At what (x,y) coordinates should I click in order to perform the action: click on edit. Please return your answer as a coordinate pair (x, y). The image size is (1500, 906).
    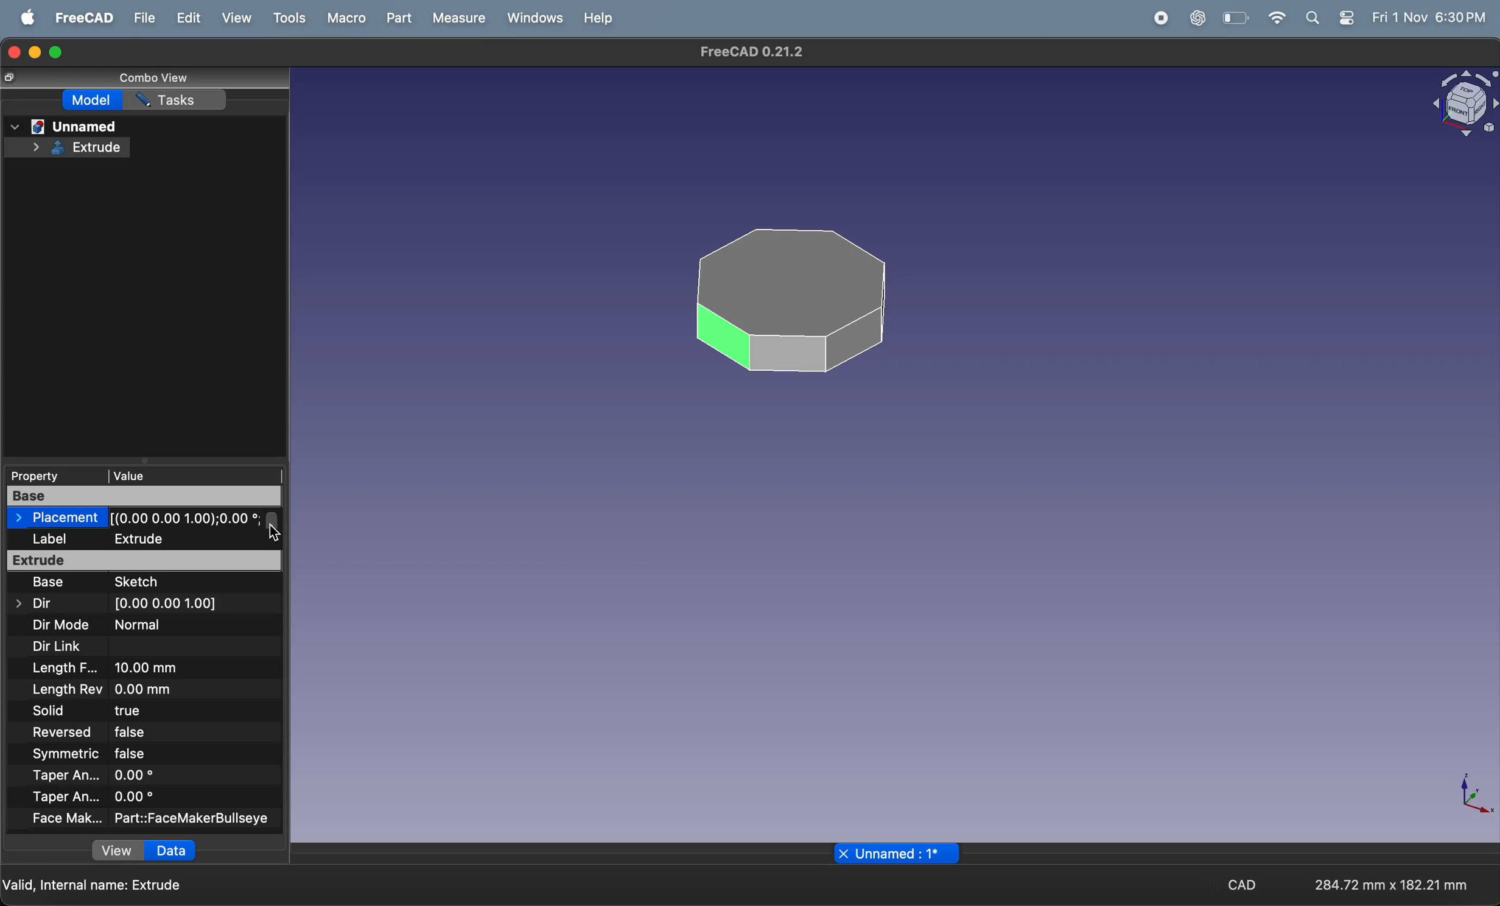
    Looking at the image, I should click on (186, 17).